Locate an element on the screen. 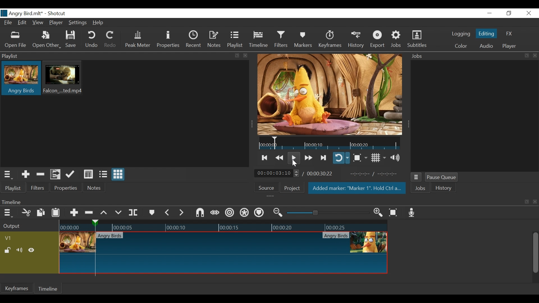 This screenshot has height=303, width=539. Colr is located at coordinates (461, 46).